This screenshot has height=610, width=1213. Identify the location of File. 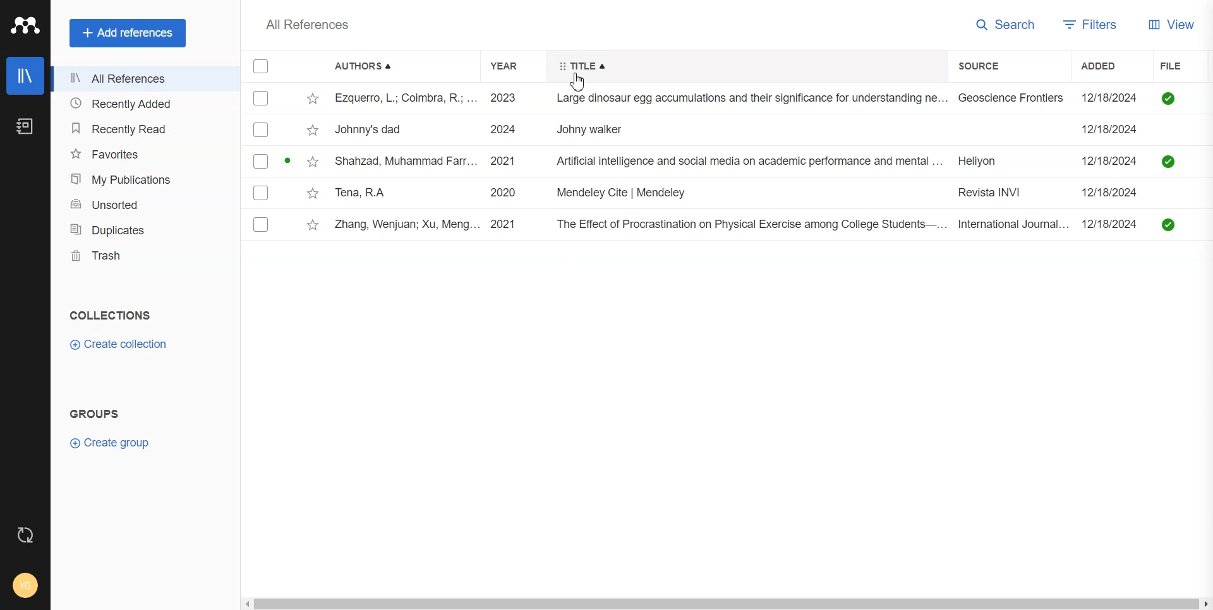
(772, 161).